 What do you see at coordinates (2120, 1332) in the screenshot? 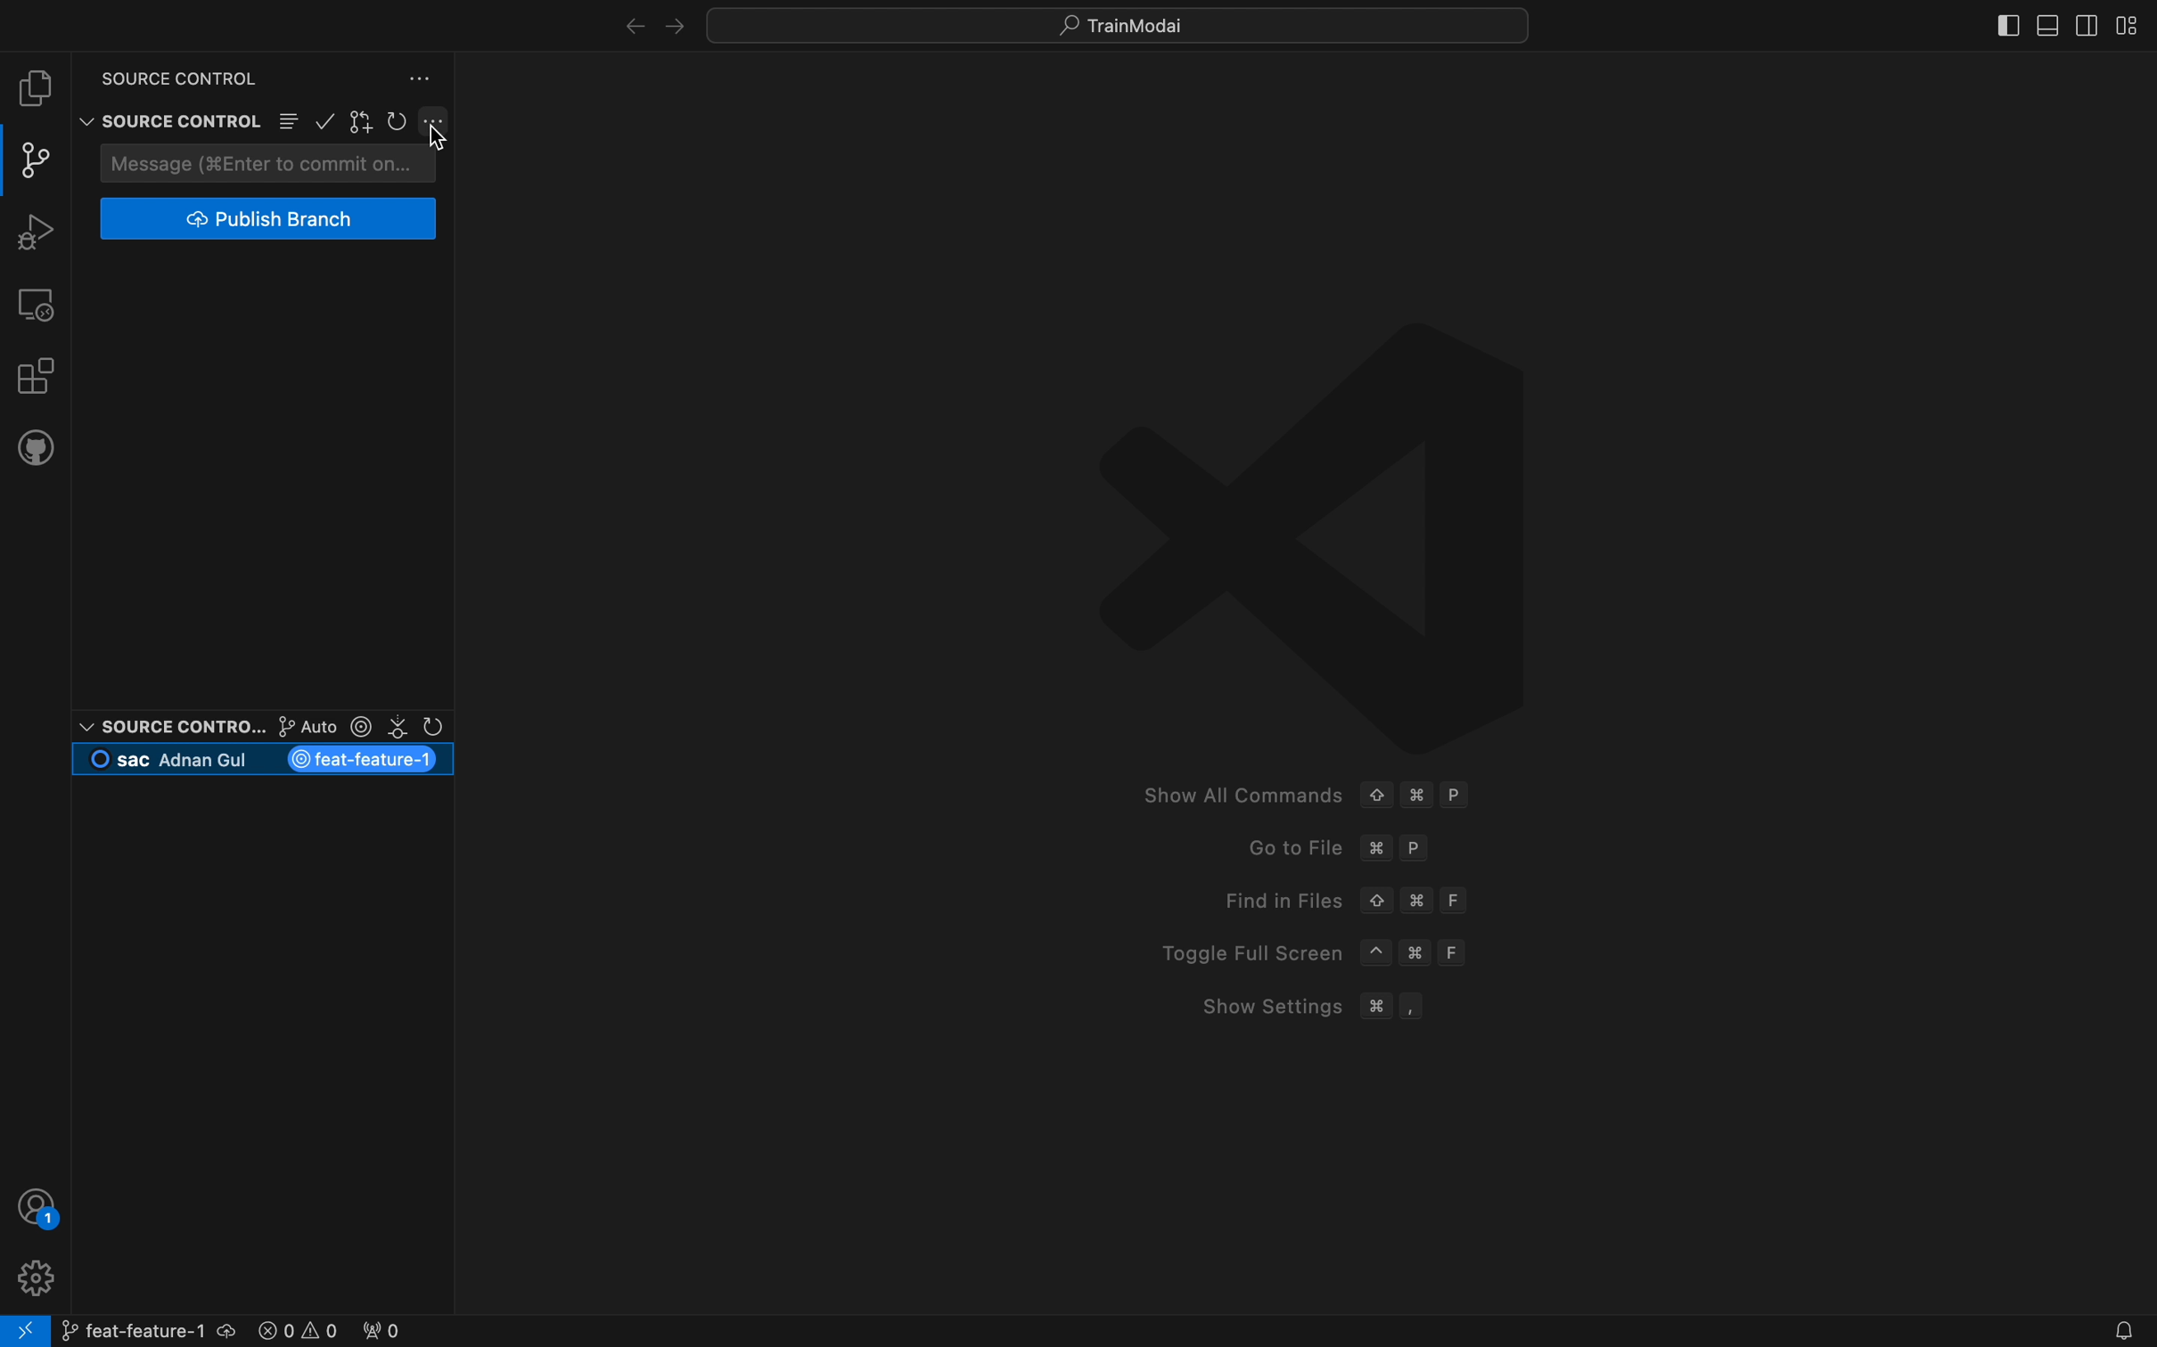
I see `Notifications ` at bounding box center [2120, 1332].